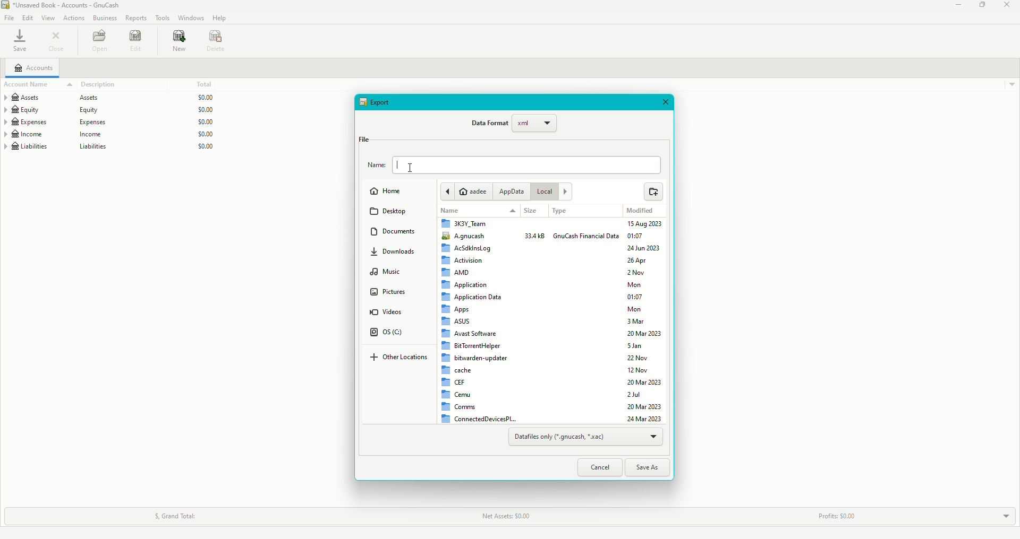 Image resolution: width=1020 pixels, height=539 pixels. What do you see at coordinates (514, 126) in the screenshot?
I see `Data Format` at bounding box center [514, 126].